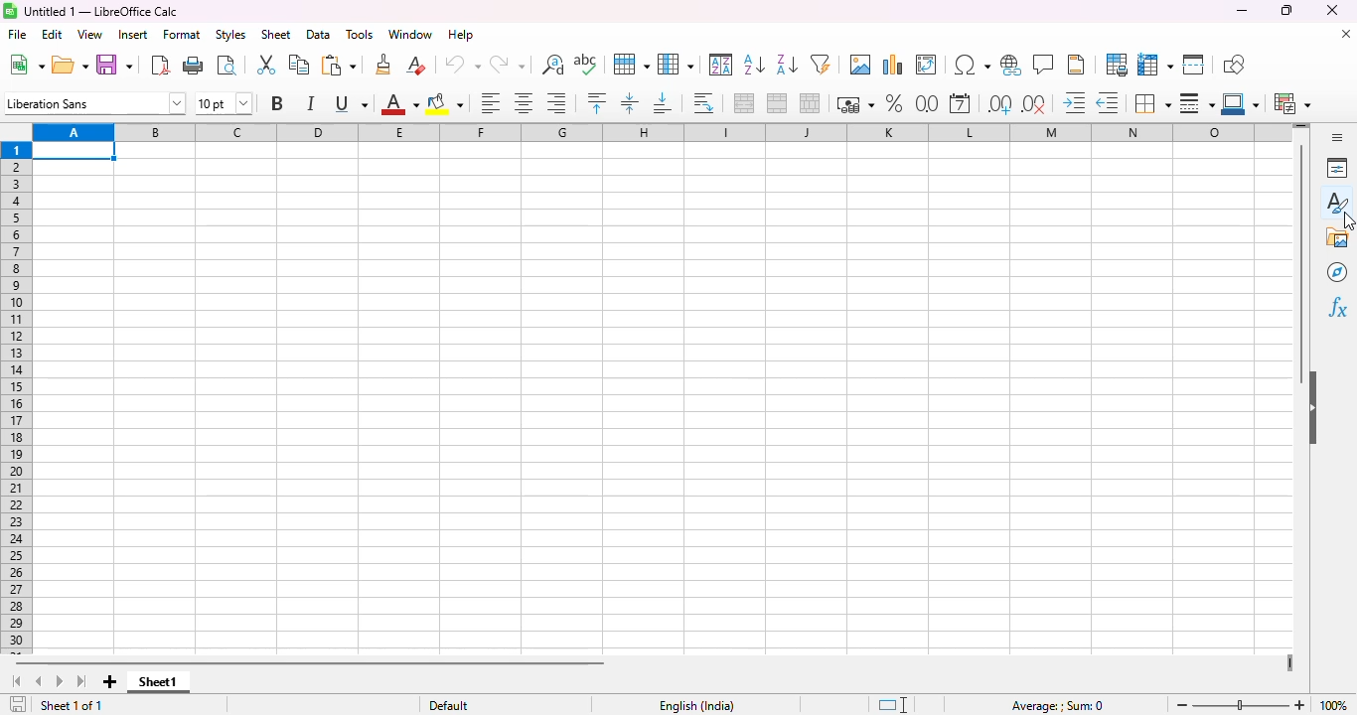 This screenshot has width=1357, height=715. What do you see at coordinates (1242, 10) in the screenshot?
I see `minimize` at bounding box center [1242, 10].